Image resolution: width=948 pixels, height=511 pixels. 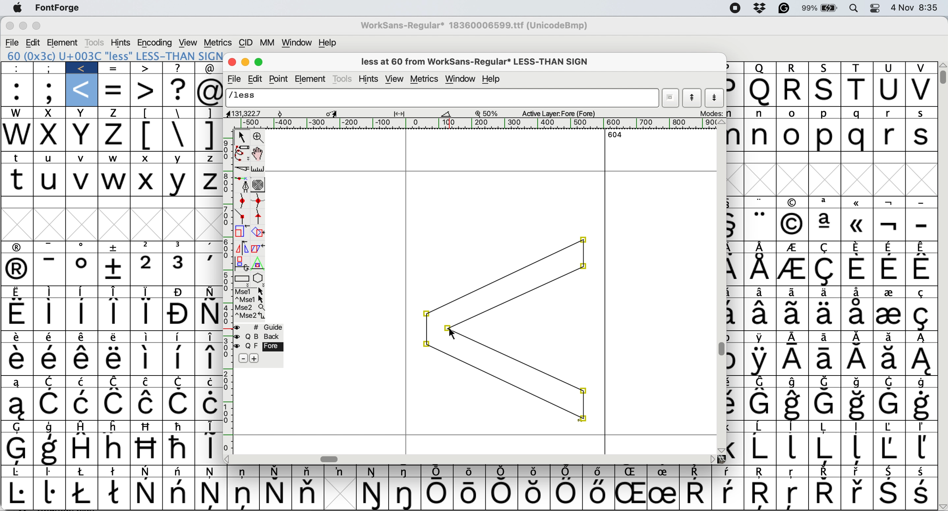 What do you see at coordinates (922, 383) in the screenshot?
I see `Symbol` at bounding box center [922, 383].